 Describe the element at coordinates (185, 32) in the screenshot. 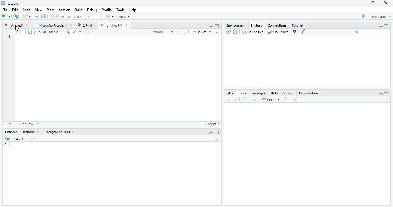

I see `Go to next section ` at that location.